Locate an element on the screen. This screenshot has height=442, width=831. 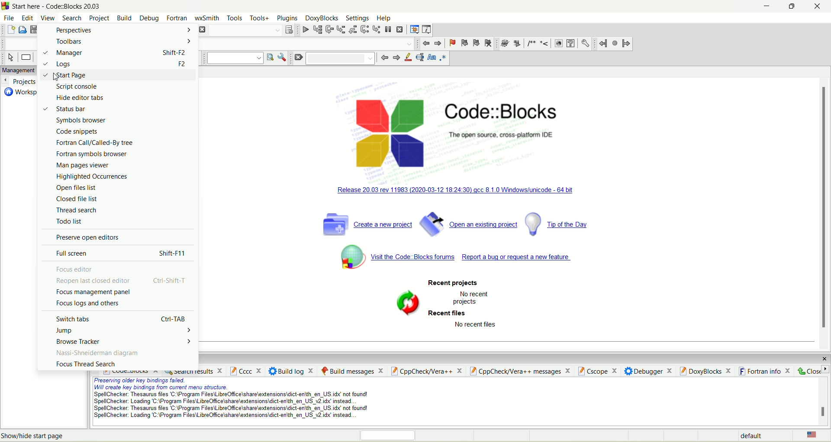
wxSmith is located at coordinates (208, 18).